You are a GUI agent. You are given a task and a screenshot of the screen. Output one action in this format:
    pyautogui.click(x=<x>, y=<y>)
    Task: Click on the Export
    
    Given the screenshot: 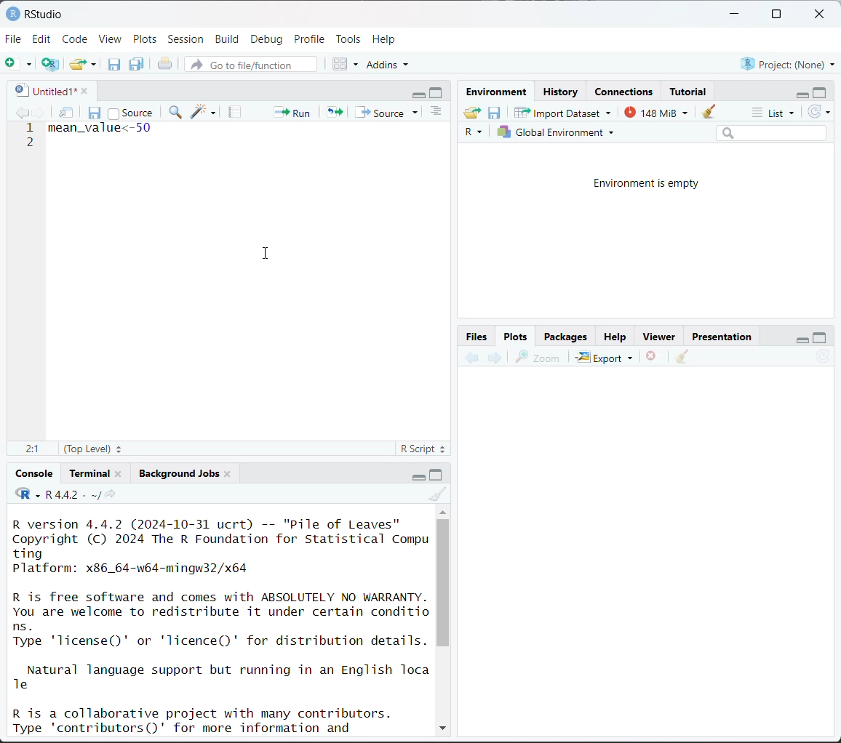 What is the action you would take?
    pyautogui.click(x=605, y=357)
    